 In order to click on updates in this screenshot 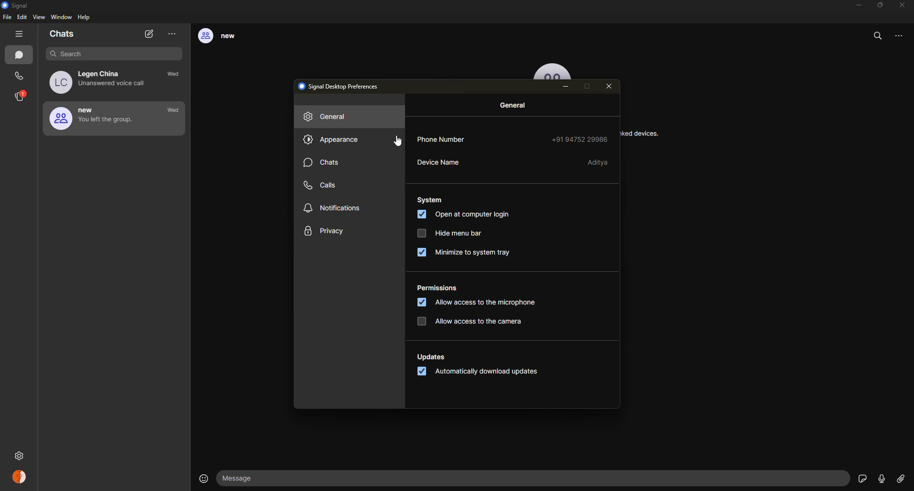, I will do `click(433, 357)`.